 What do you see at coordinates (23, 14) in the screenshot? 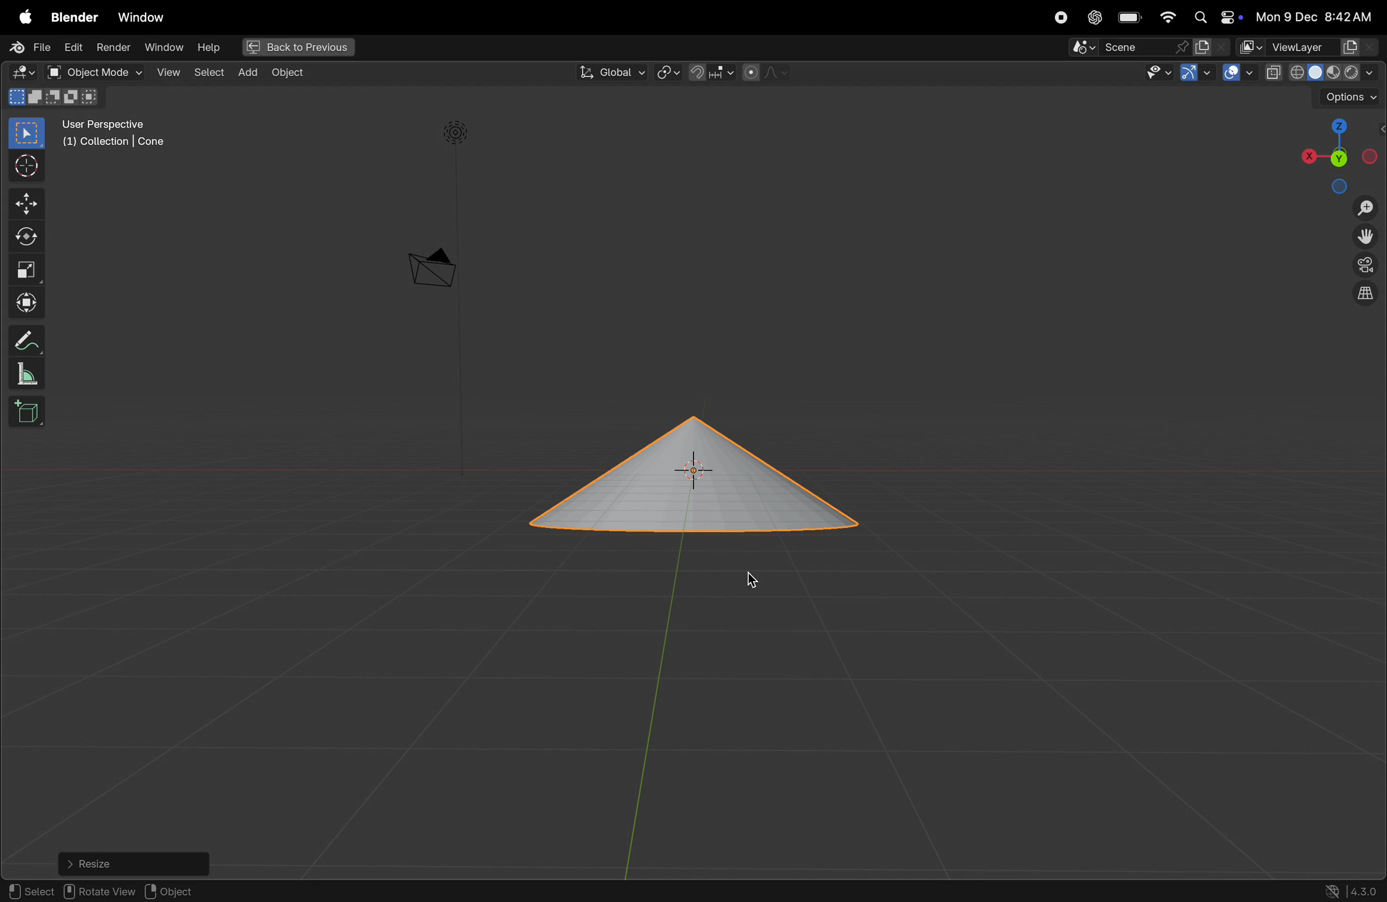
I see `apple menu` at bounding box center [23, 14].